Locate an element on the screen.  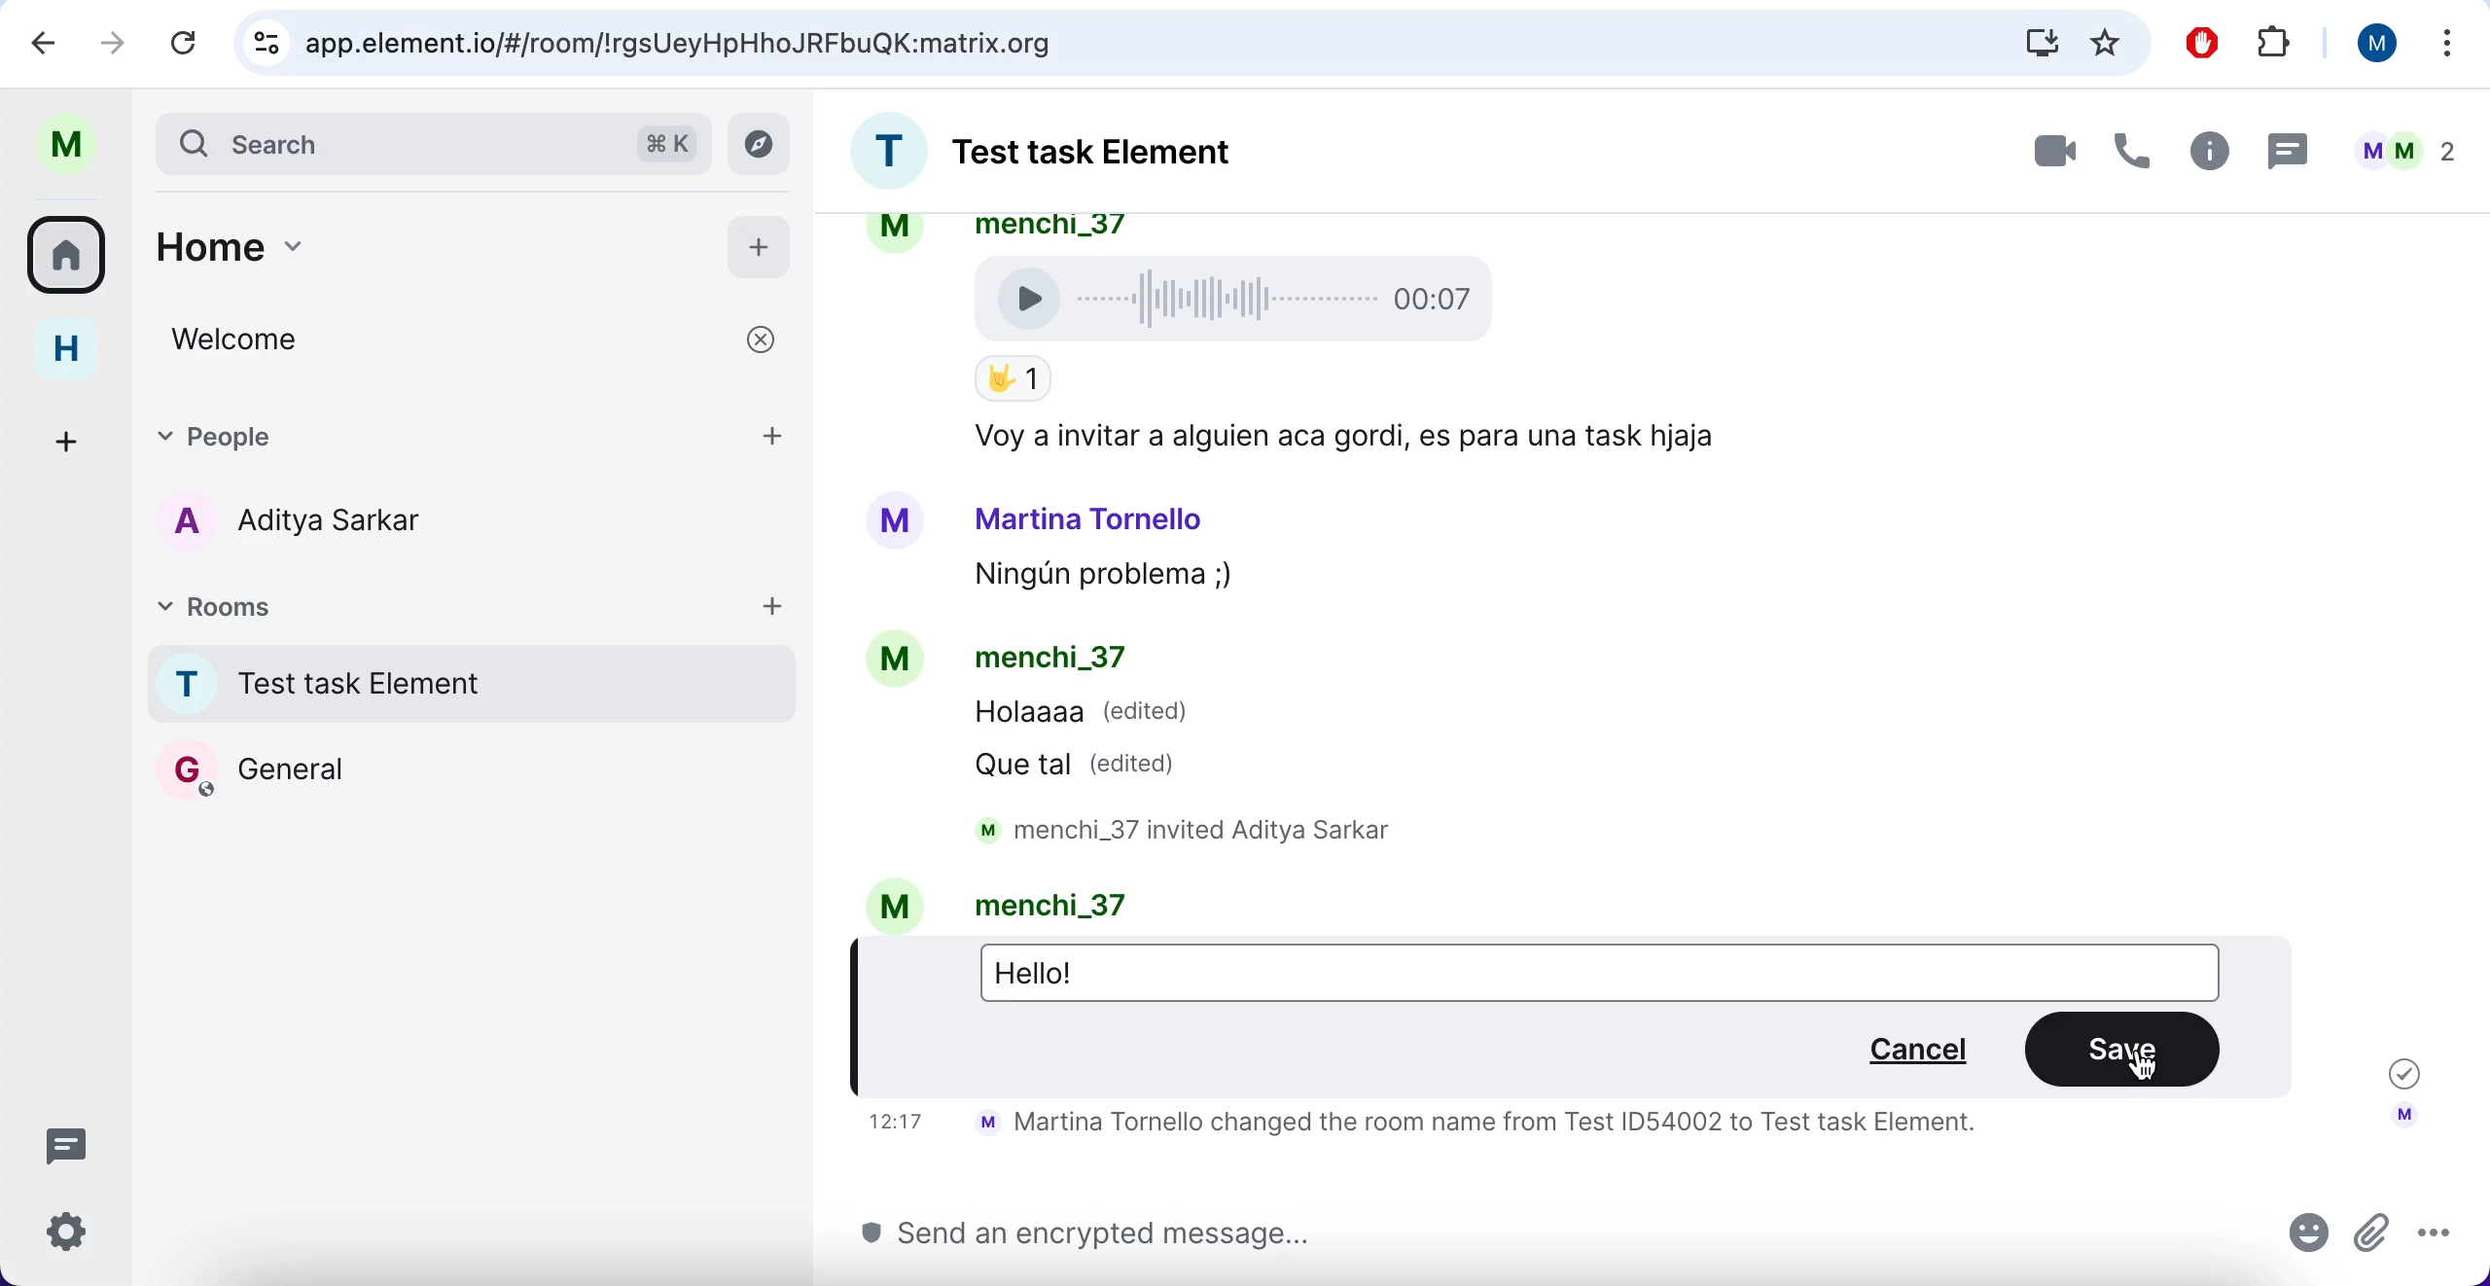
attachments is located at coordinates (2371, 1244).